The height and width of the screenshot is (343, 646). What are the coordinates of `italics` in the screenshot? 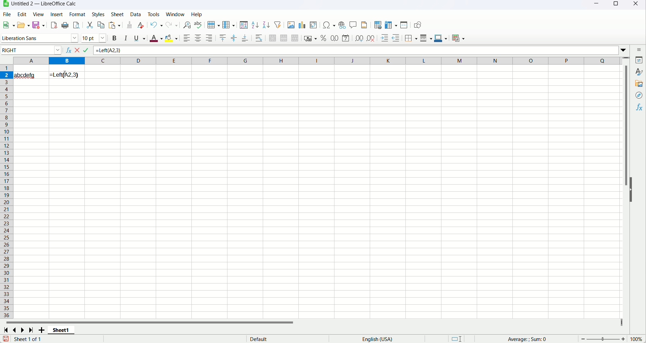 It's located at (126, 38).